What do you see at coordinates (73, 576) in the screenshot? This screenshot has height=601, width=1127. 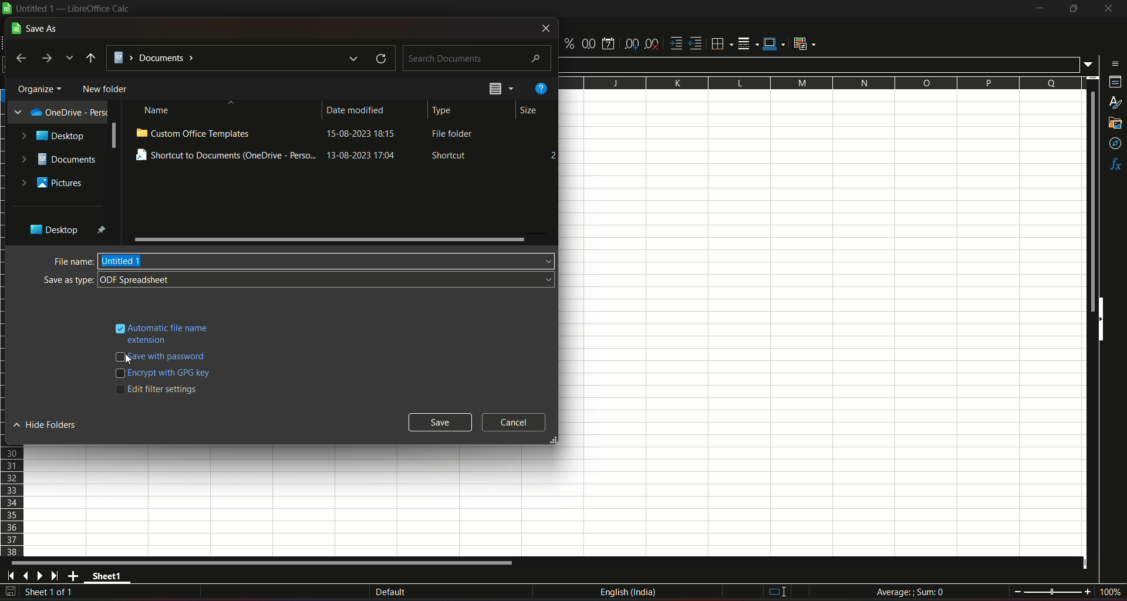 I see `add new sheet` at bounding box center [73, 576].